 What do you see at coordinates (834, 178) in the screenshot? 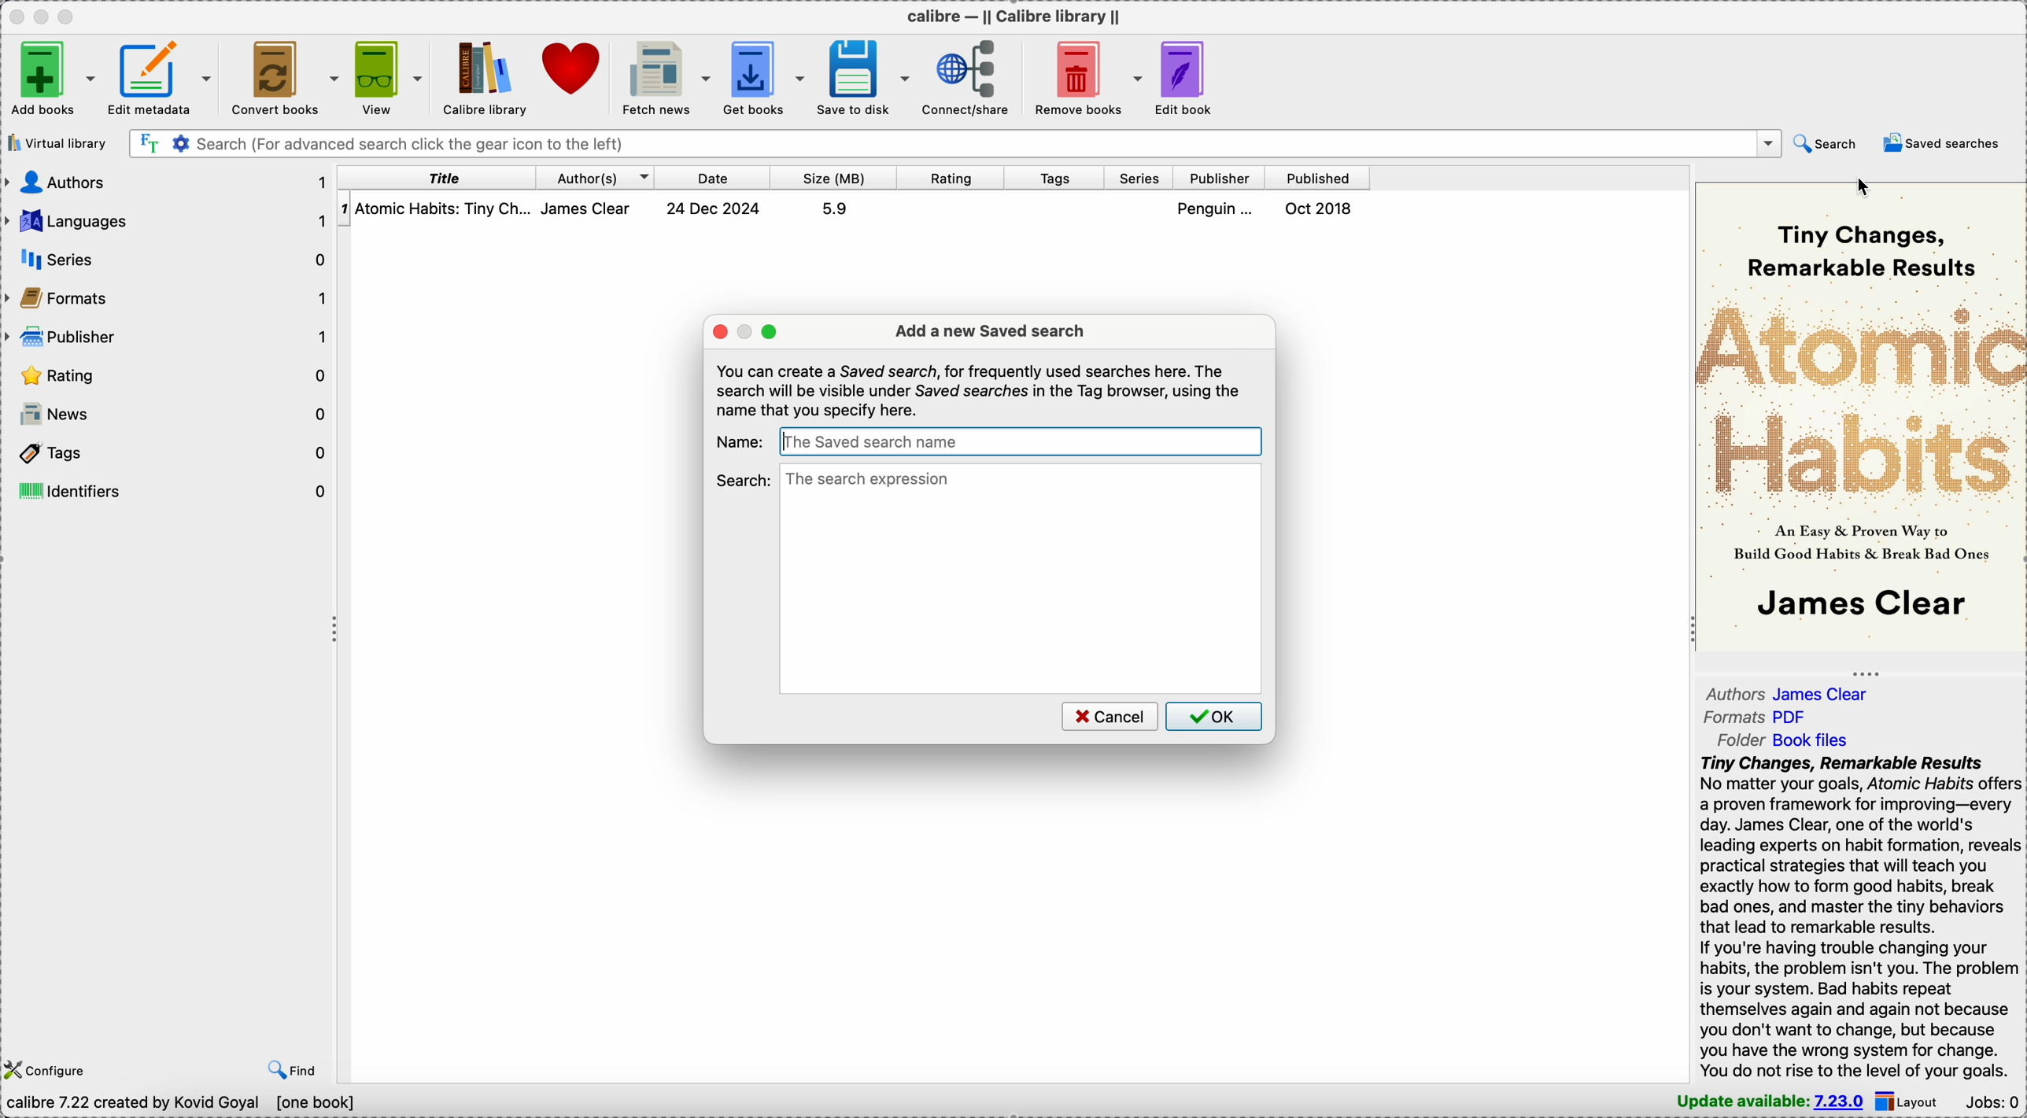
I see `size` at bounding box center [834, 178].